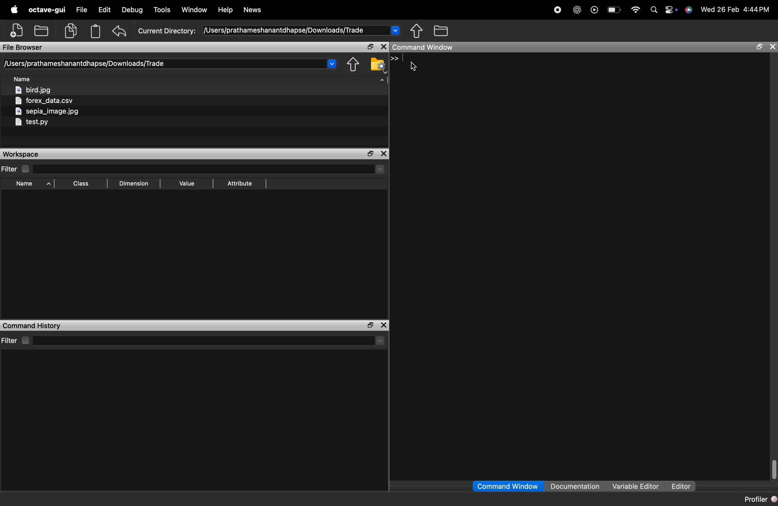 The height and width of the screenshot is (506, 778). Describe the element at coordinates (240, 184) in the screenshot. I see `Attribute` at that location.